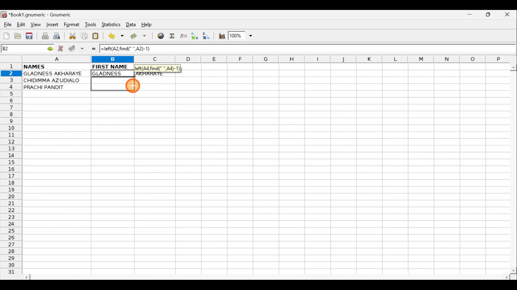  I want to click on =left(A2, find(" ",A2)-1), so click(157, 68).